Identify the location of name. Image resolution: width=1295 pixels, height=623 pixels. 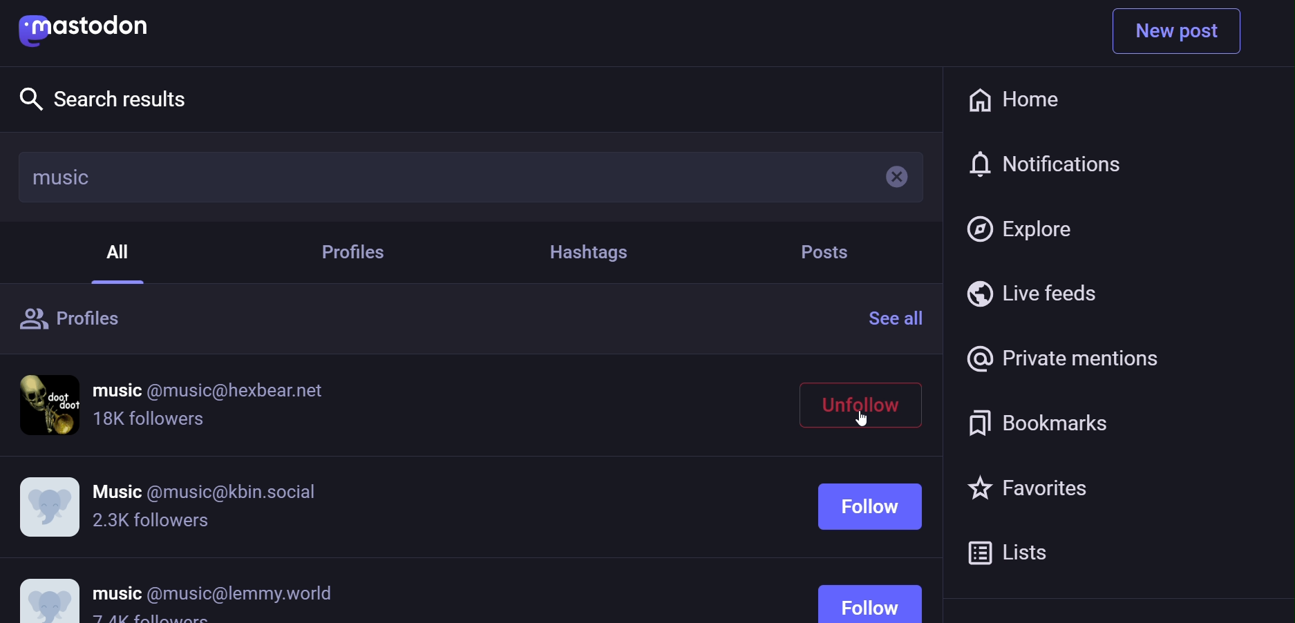
(207, 486).